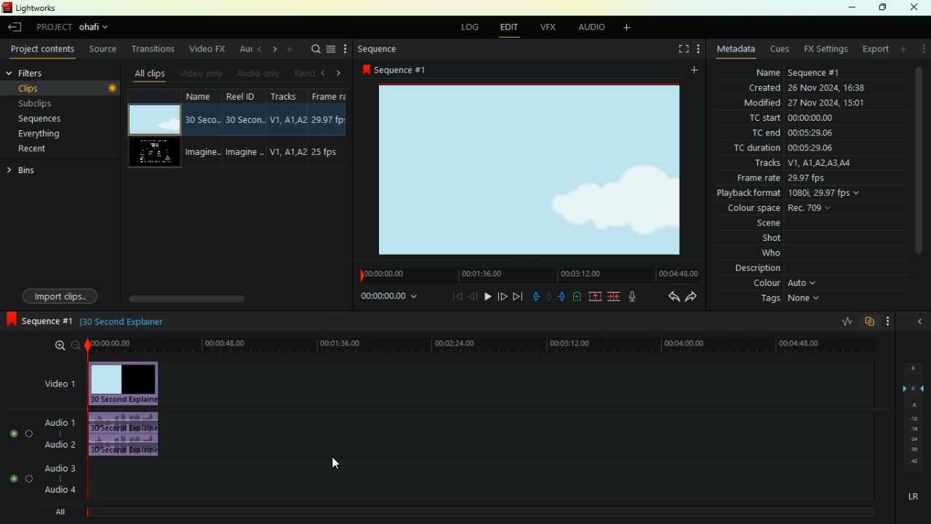 The image size is (931, 524). What do you see at coordinates (850, 8) in the screenshot?
I see `minimize` at bounding box center [850, 8].